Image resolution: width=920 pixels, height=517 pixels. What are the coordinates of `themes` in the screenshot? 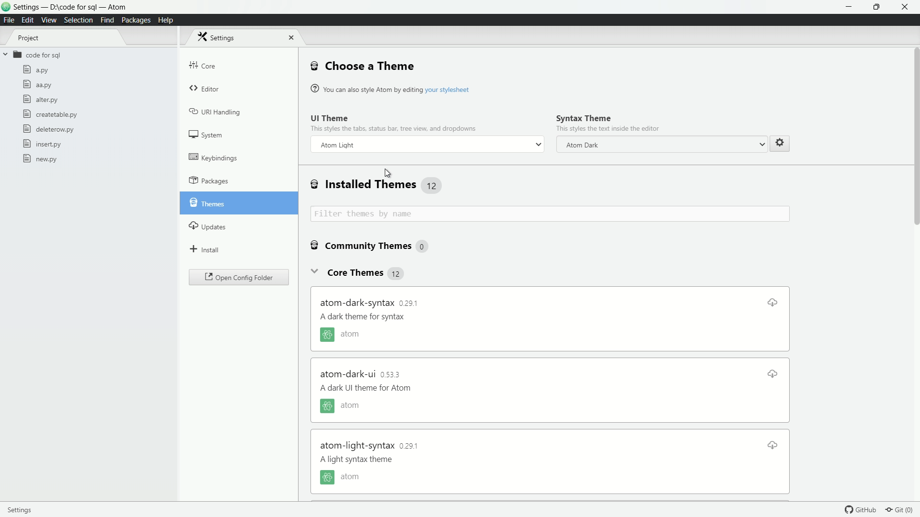 It's located at (209, 203).